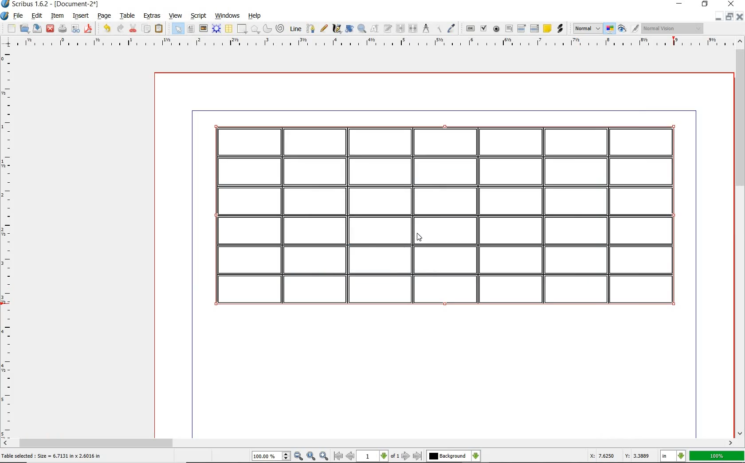  Describe the element at coordinates (729, 16) in the screenshot. I see `restore` at that location.